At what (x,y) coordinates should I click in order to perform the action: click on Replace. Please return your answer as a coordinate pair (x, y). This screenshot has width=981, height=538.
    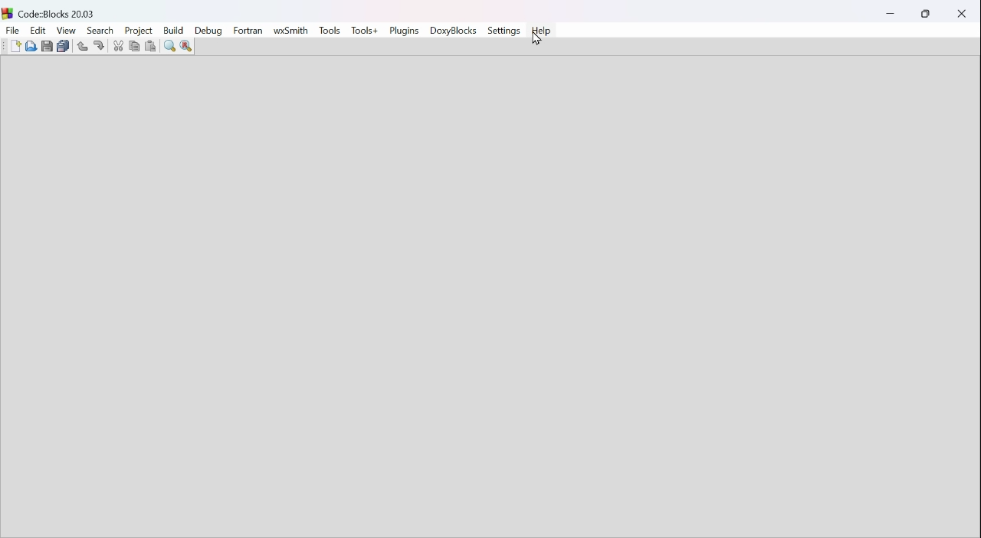
    Looking at the image, I should click on (189, 45).